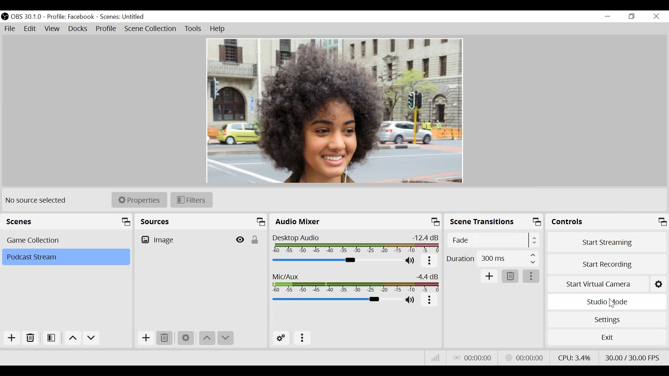 This screenshot has width=669, height=376. I want to click on Start Virtual Camera, so click(606, 284).